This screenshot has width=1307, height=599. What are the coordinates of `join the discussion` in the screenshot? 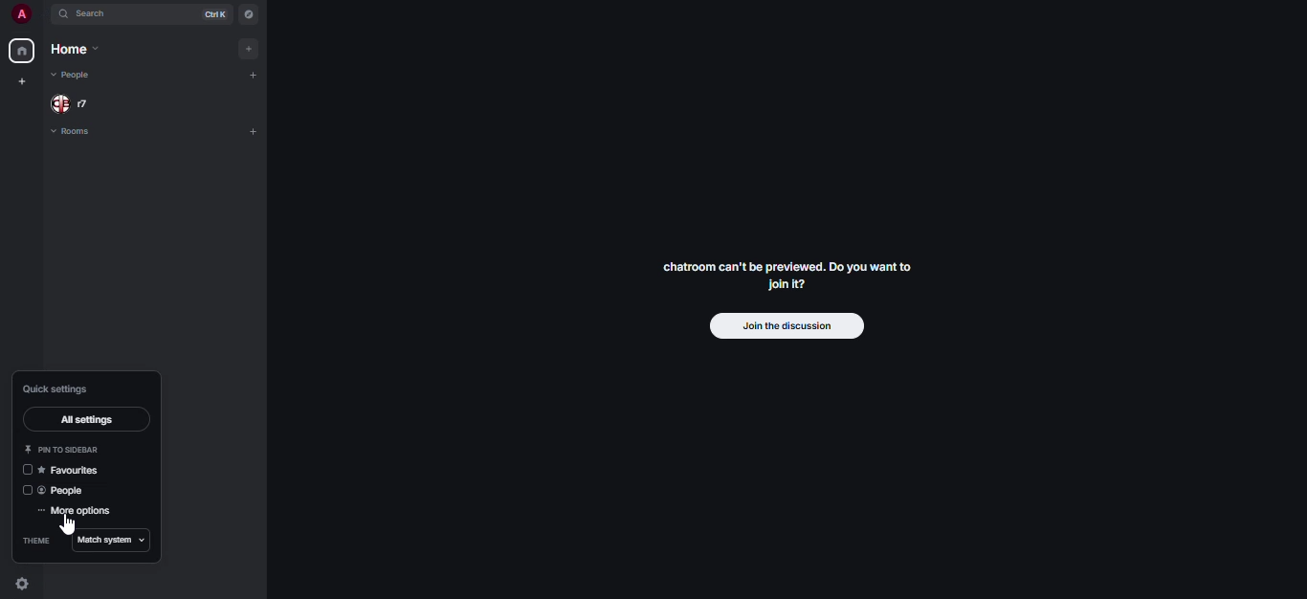 It's located at (788, 326).